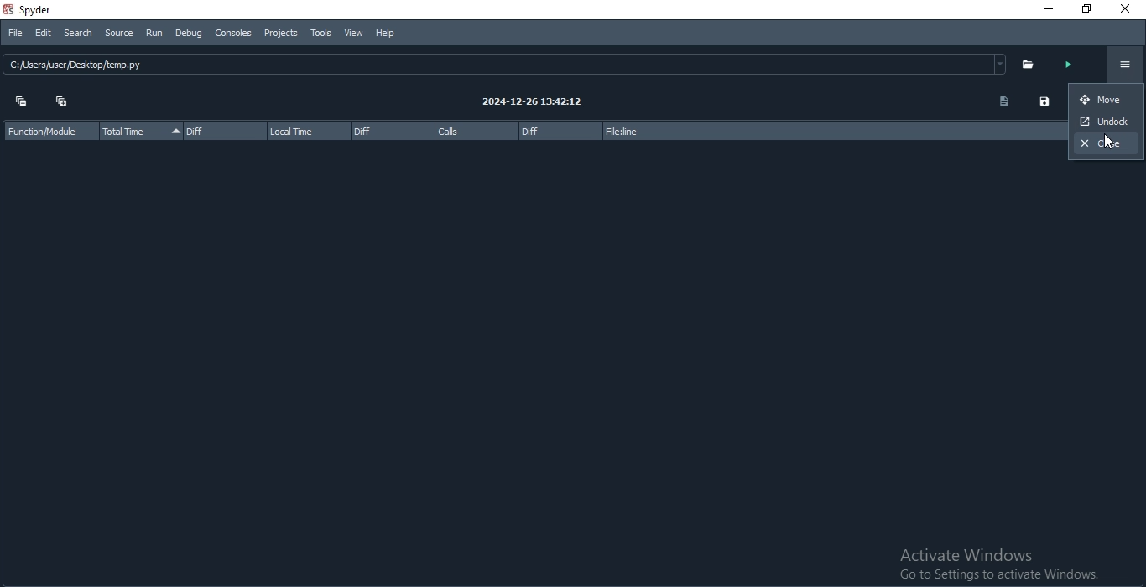 This screenshot has height=587, width=1146. Describe the element at coordinates (388, 33) in the screenshot. I see `Help` at that location.